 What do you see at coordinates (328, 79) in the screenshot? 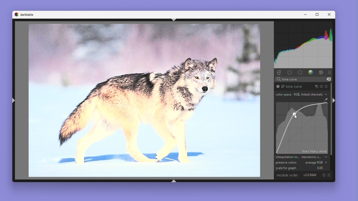
I see `erase` at bounding box center [328, 79].